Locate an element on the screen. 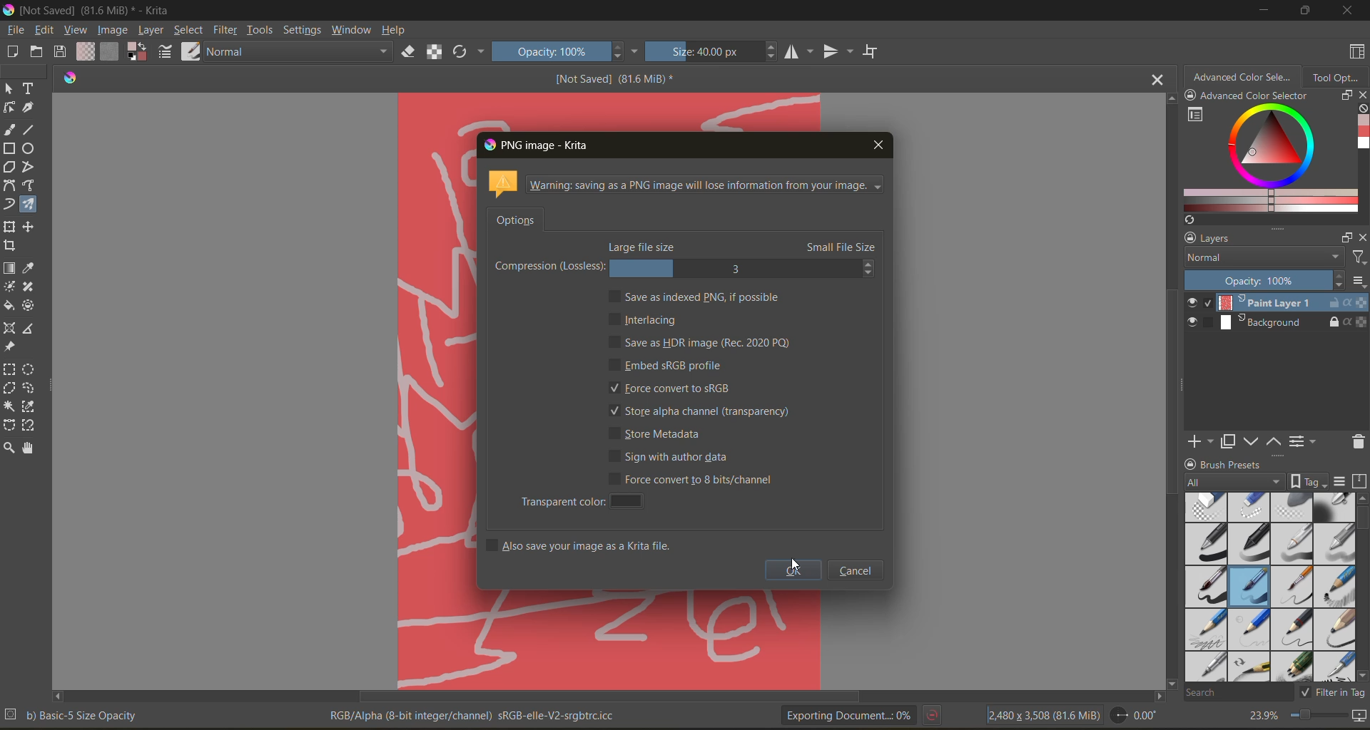  view/change layer is located at coordinates (1306, 441).